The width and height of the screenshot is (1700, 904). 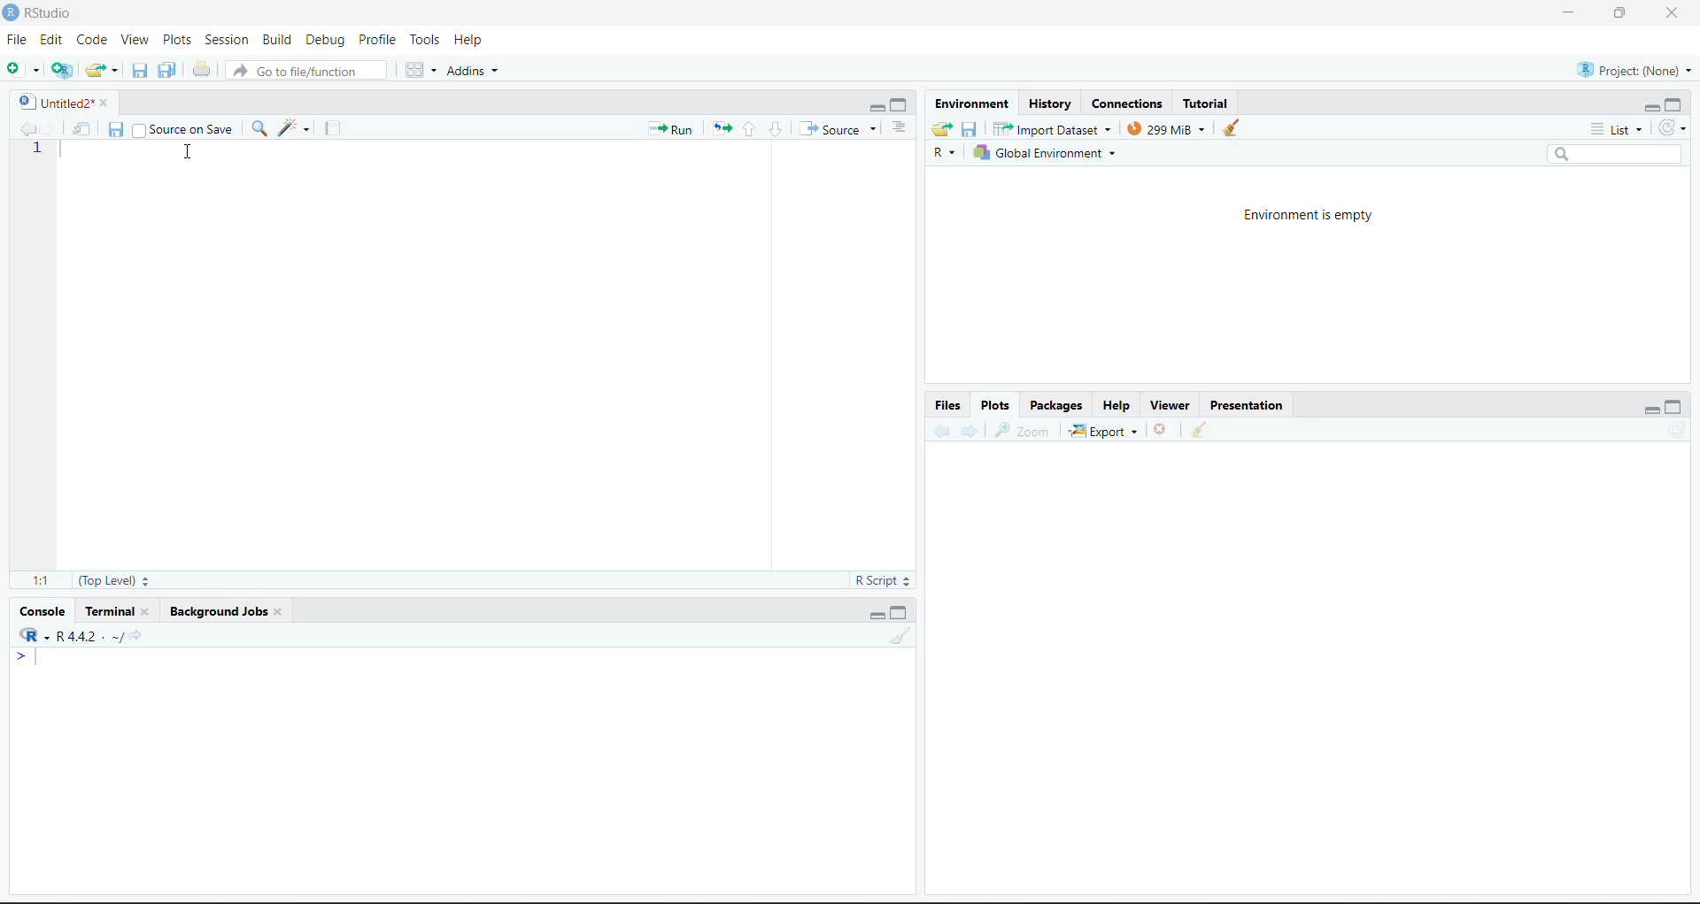 I want to click on compile report, so click(x=330, y=127).